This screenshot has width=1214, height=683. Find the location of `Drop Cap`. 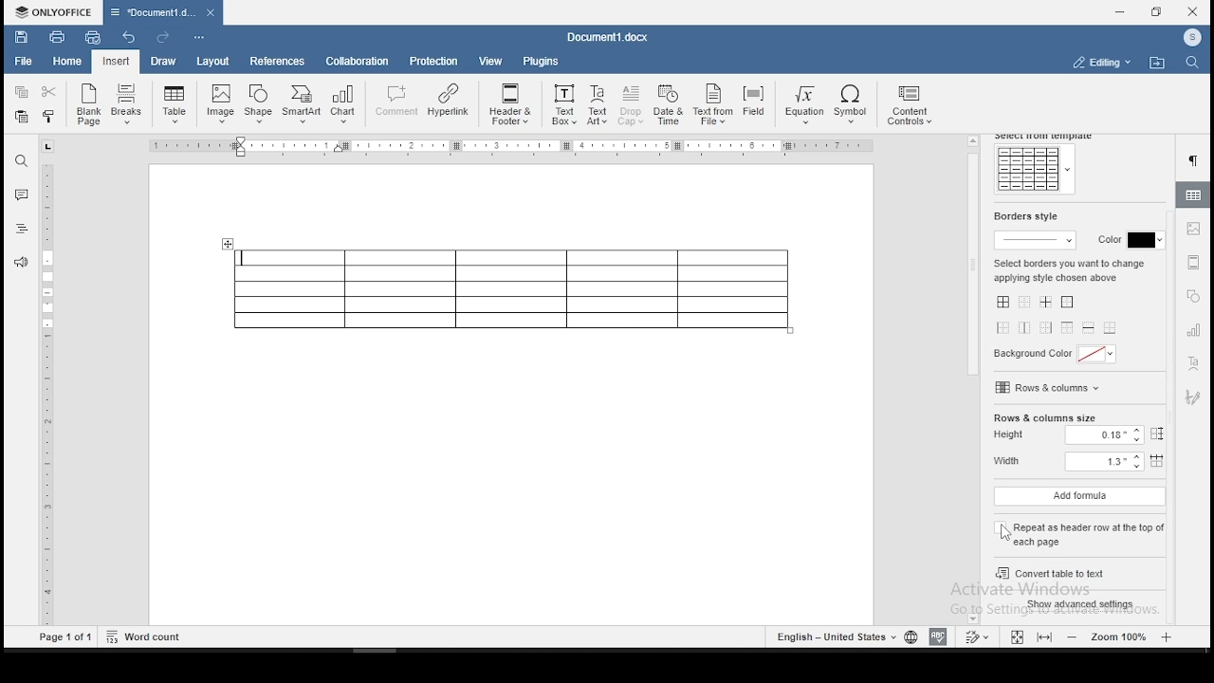

Drop Cap is located at coordinates (632, 106).